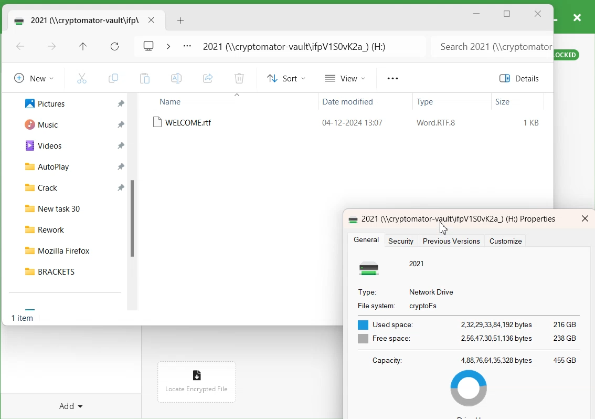 The width and height of the screenshot is (595, 419). I want to click on Paste, so click(144, 78).